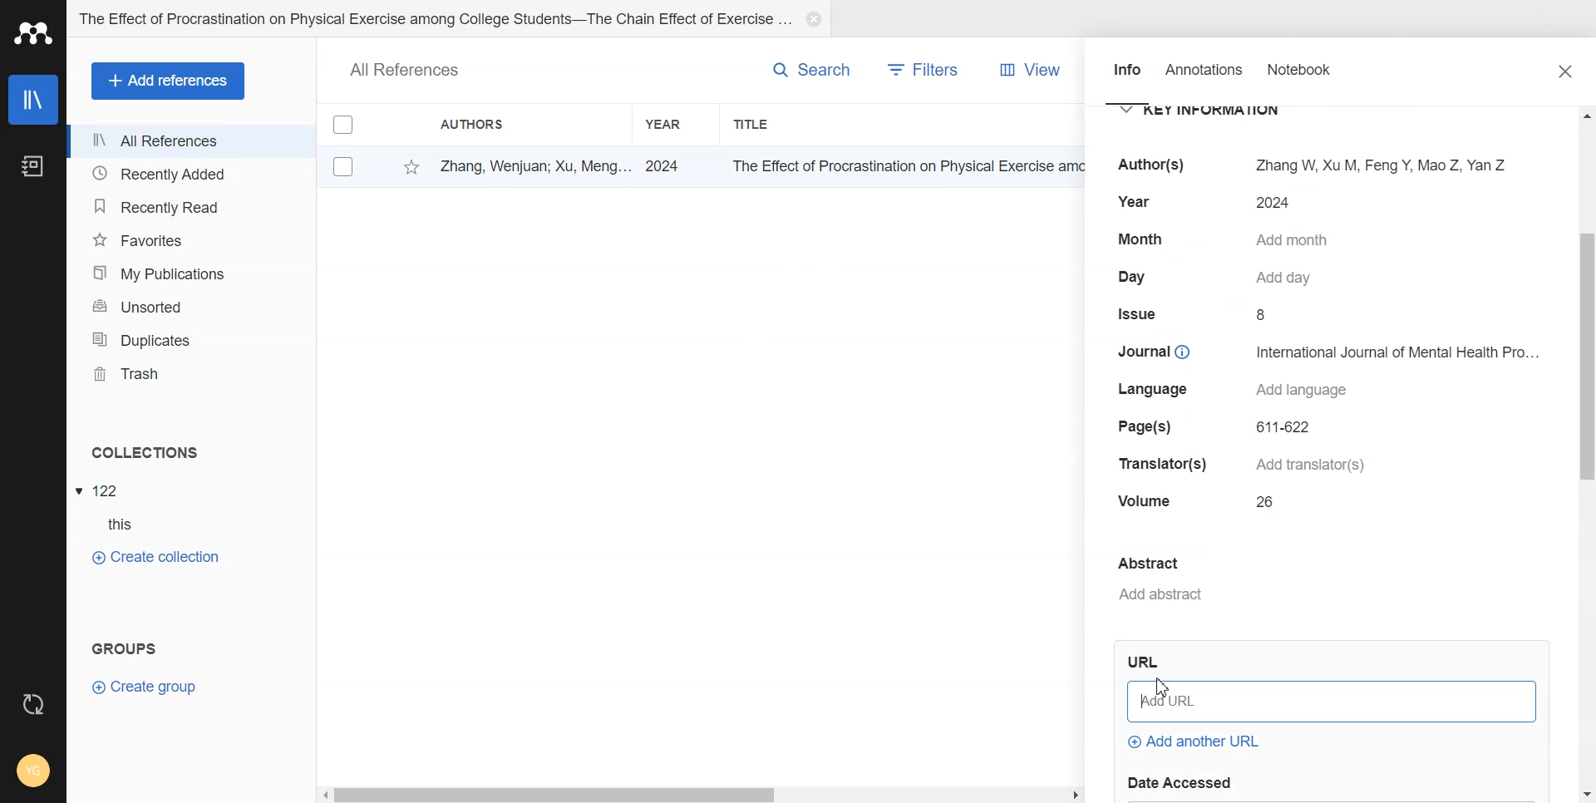 This screenshot has height=803, width=1596. Describe the element at coordinates (1126, 76) in the screenshot. I see `Info` at that location.